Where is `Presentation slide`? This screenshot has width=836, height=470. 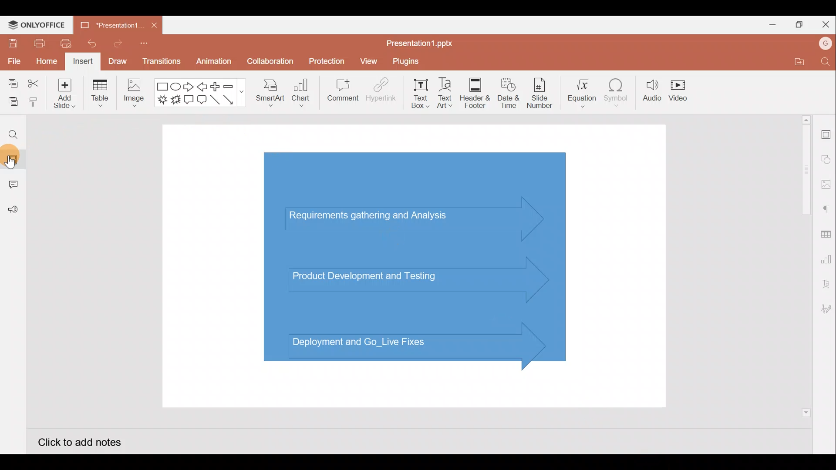 Presentation slide is located at coordinates (416, 265).